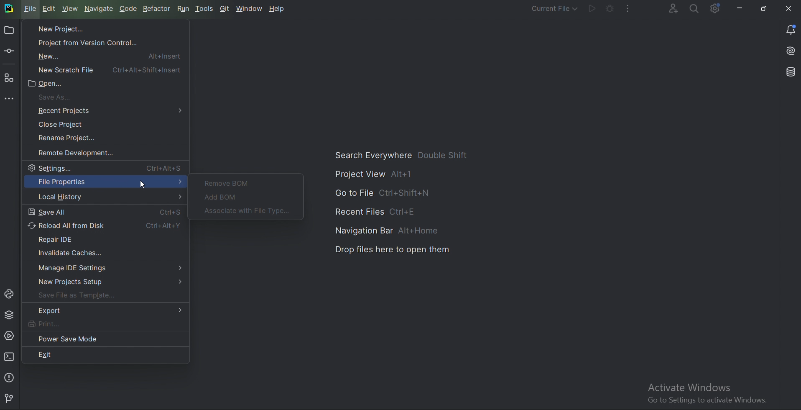 The width and height of the screenshot is (801, 410). I want to click on Code, so click(128, 9).